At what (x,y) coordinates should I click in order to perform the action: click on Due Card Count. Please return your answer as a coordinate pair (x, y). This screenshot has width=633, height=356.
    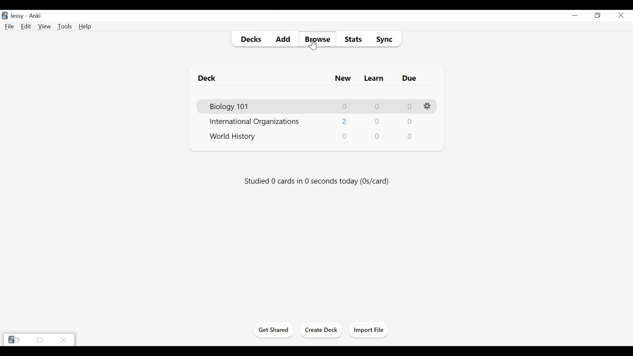
    Looking at the image, I should click on (410, 121).